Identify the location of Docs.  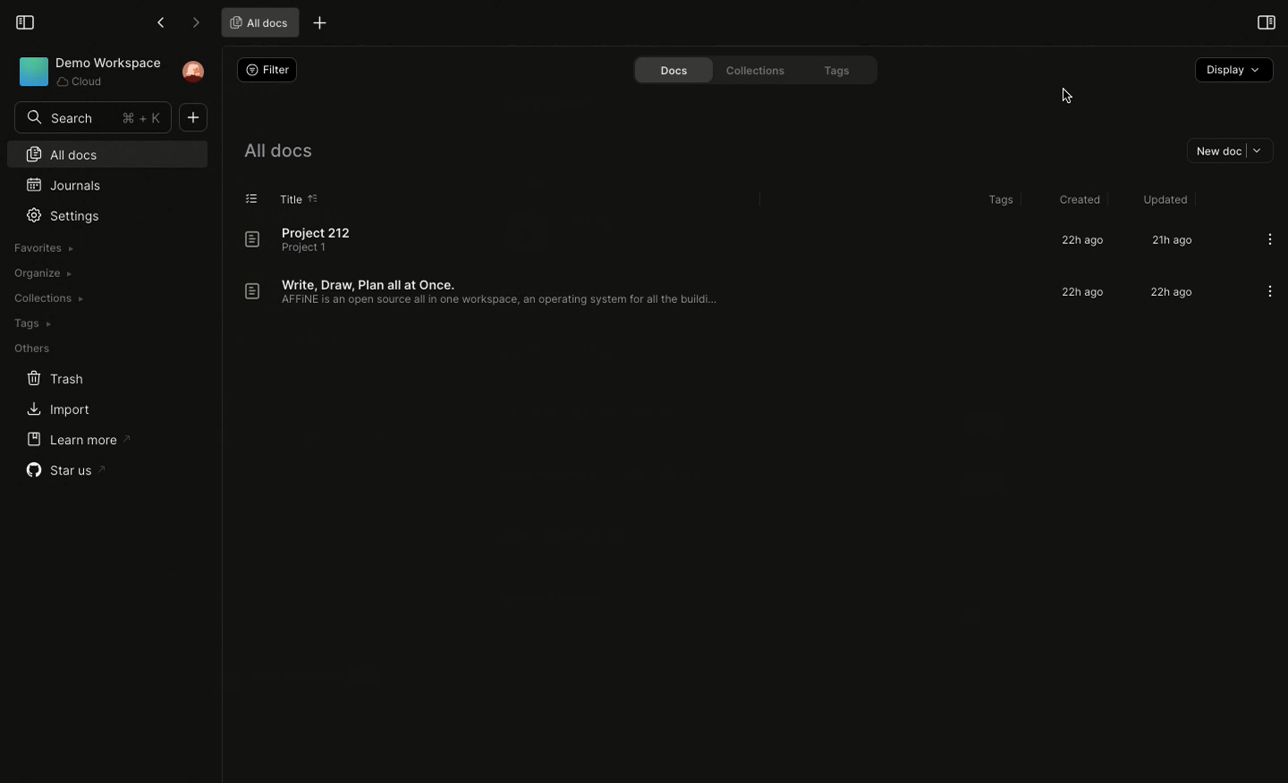
(669, 69).